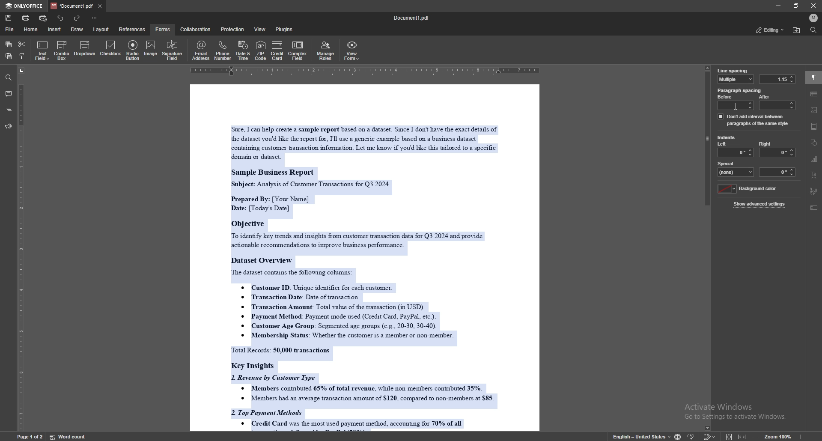 This screenshot has height=441, width=822. What do you see at coordinates (8, 57) in the screenshot?
I see `paste` at bounding box center [8, 57].